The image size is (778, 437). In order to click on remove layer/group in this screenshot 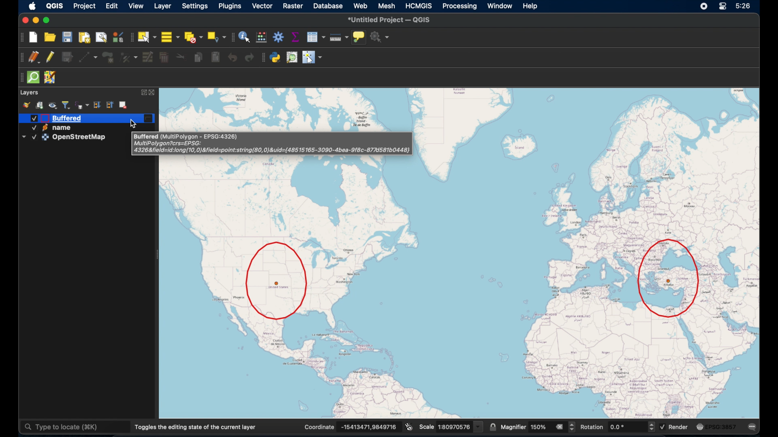, I will do `click(124, 104)`.